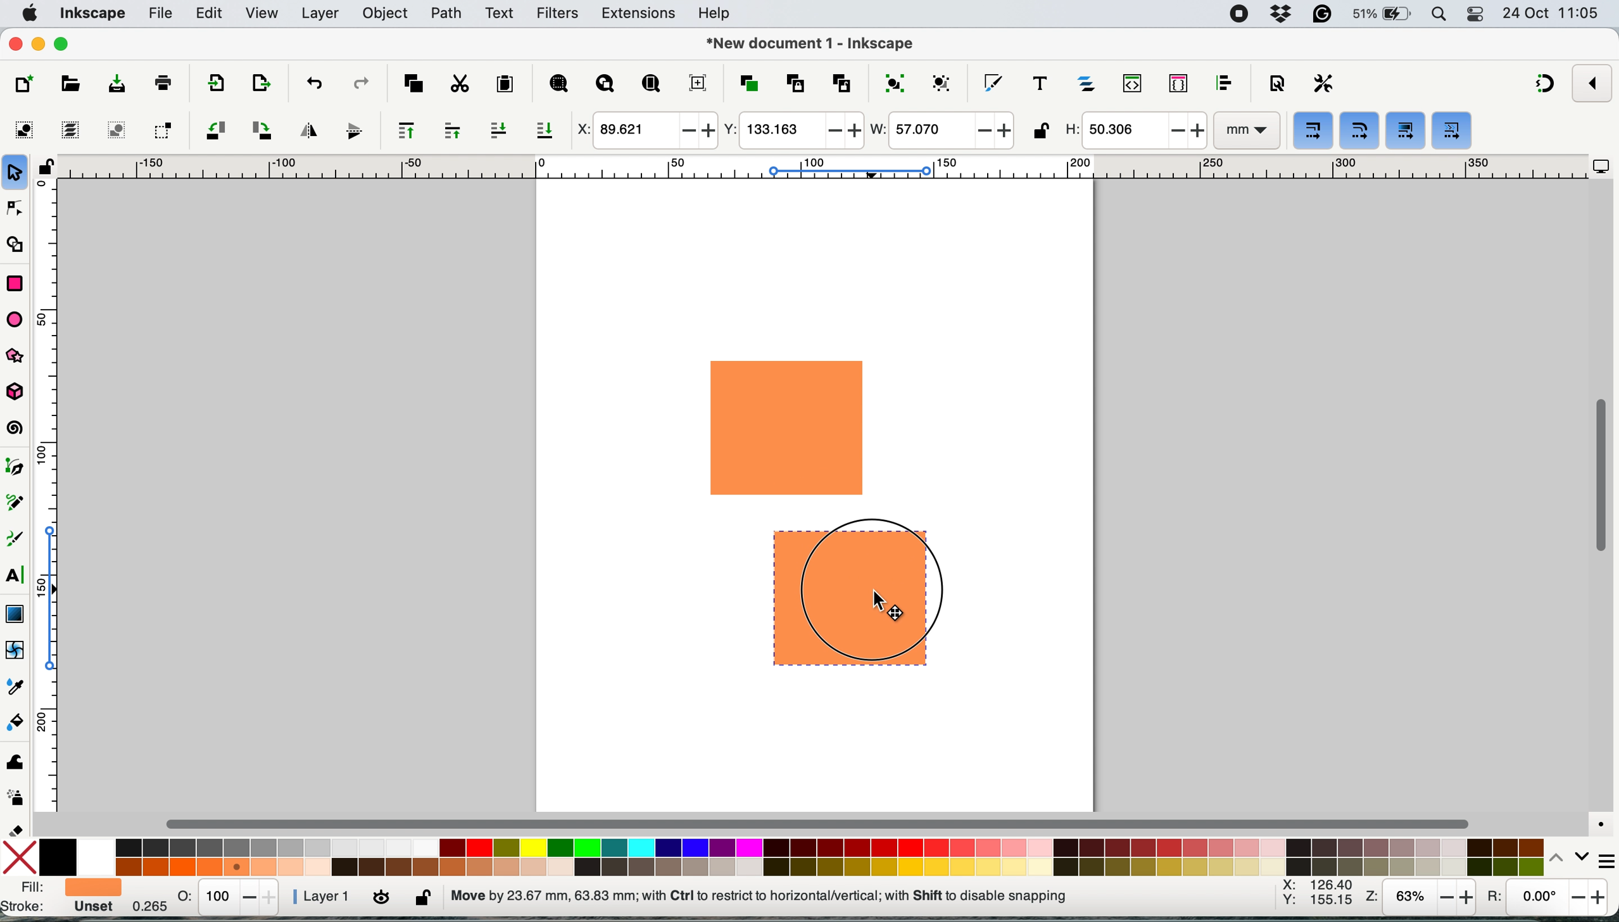  What do you see at coordinates (18, 724) in the screenshot?
I see `paint bucket tool` at bounding box center [18, 724].